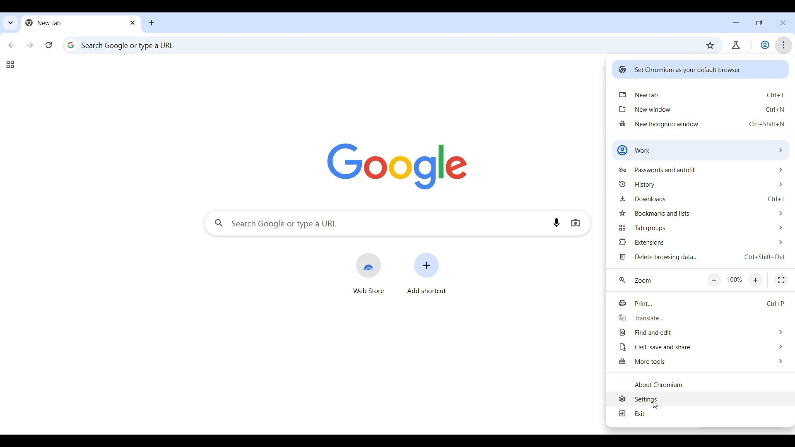  I want to click on Open a new tab, so click(152, 23).